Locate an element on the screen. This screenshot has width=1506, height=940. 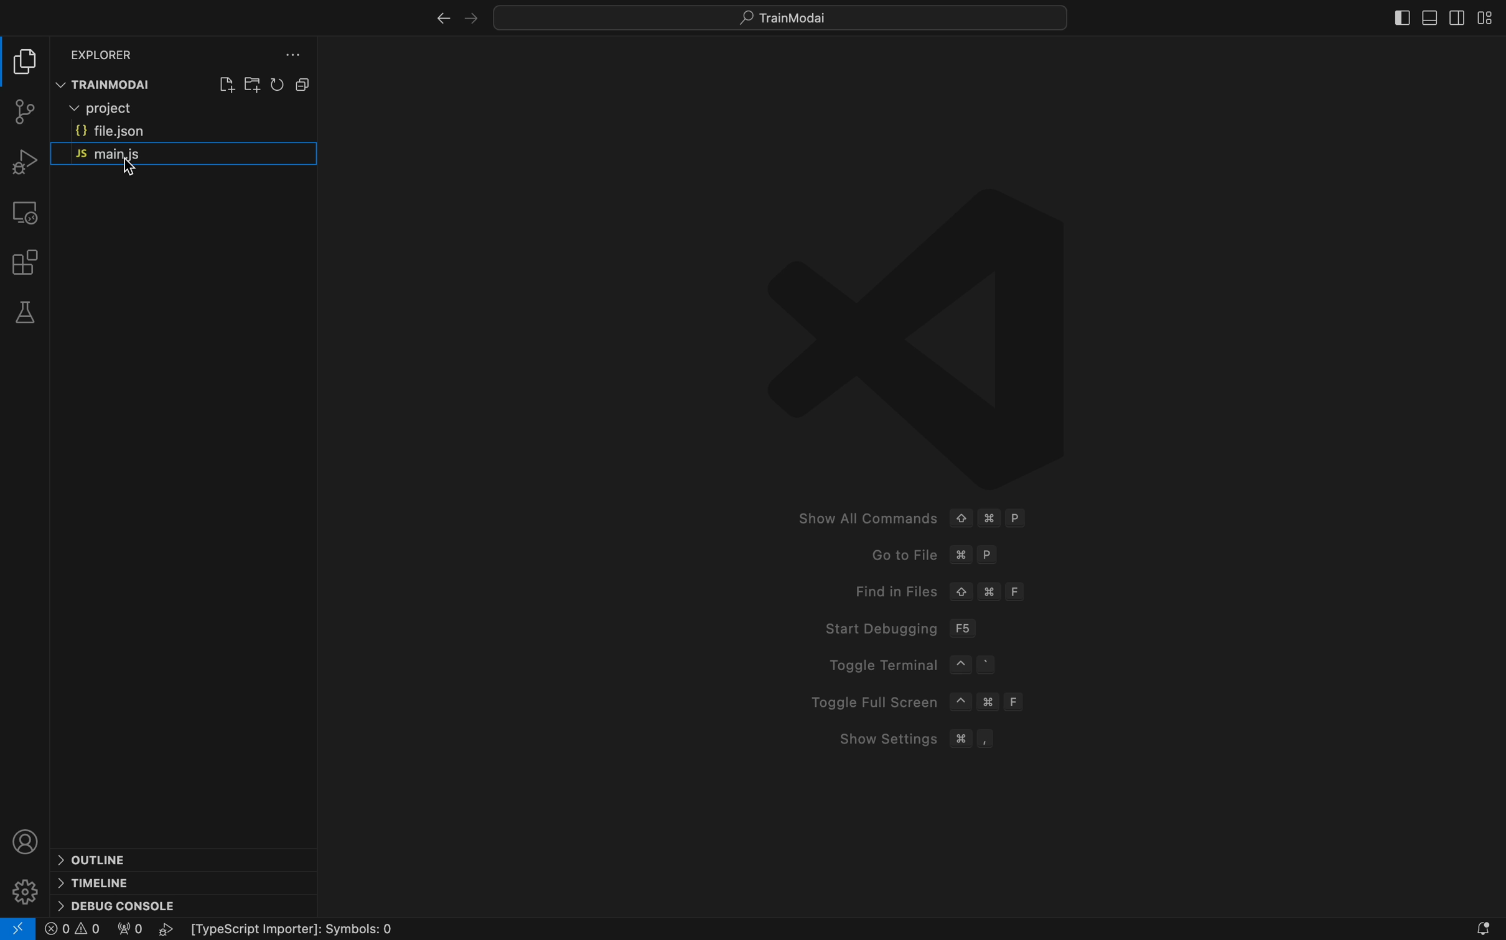
debug console is located at coordinates (118, 905).